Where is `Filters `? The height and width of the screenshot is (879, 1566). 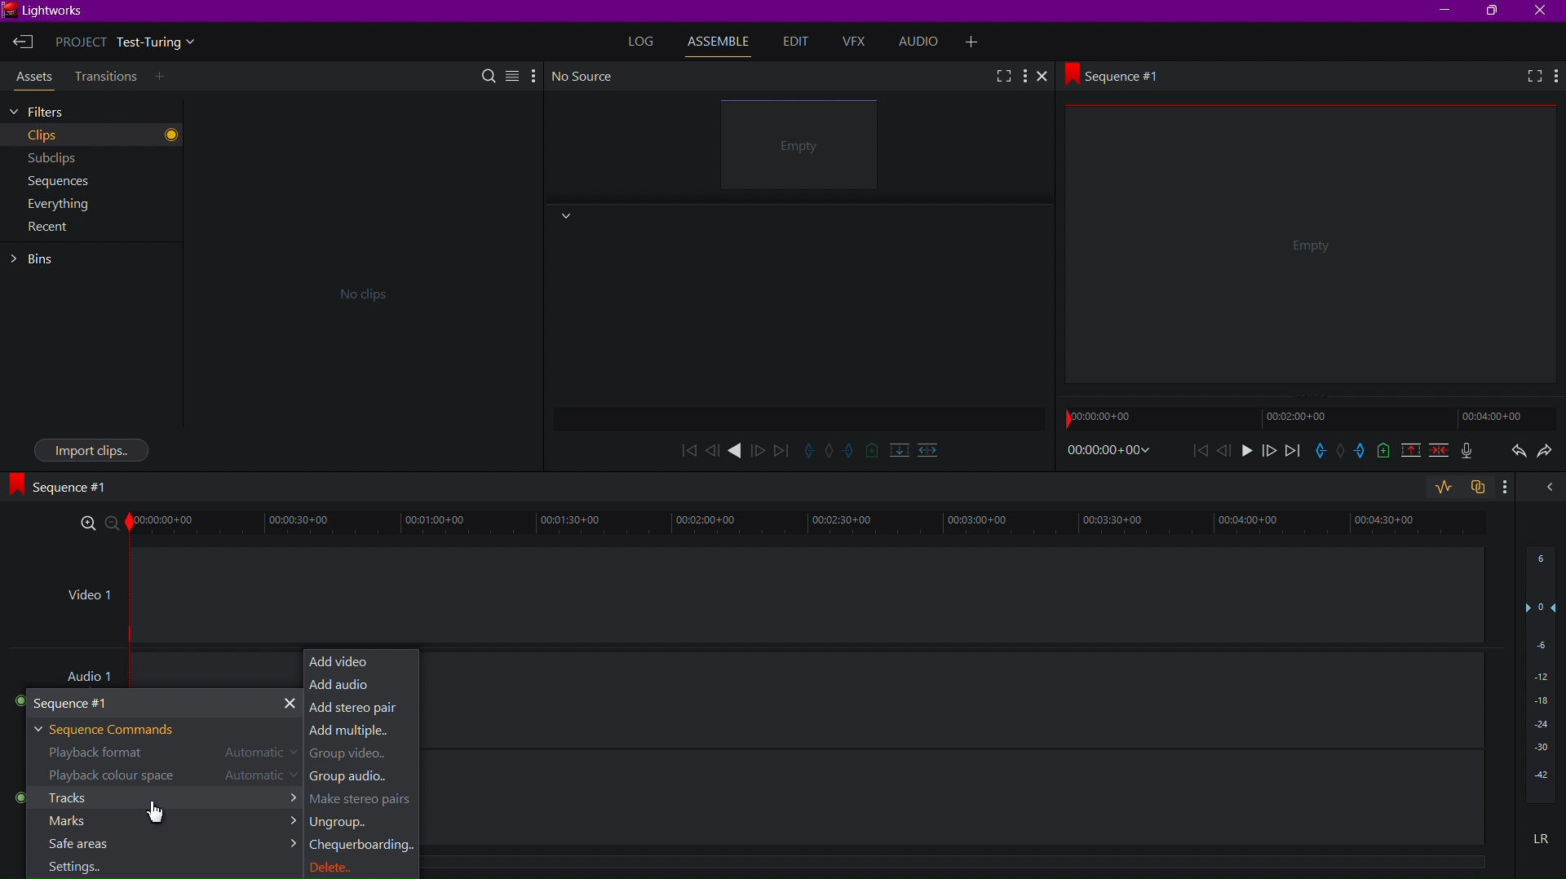 Filters  is located at coordinates (63, 111).